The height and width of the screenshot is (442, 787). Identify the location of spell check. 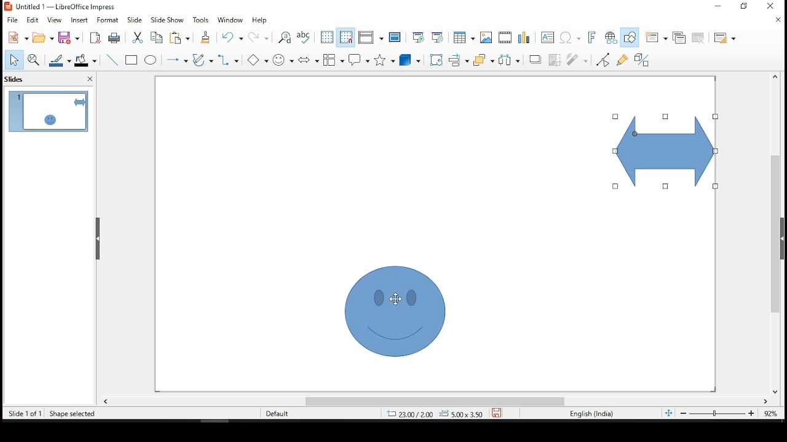
(304, 39).